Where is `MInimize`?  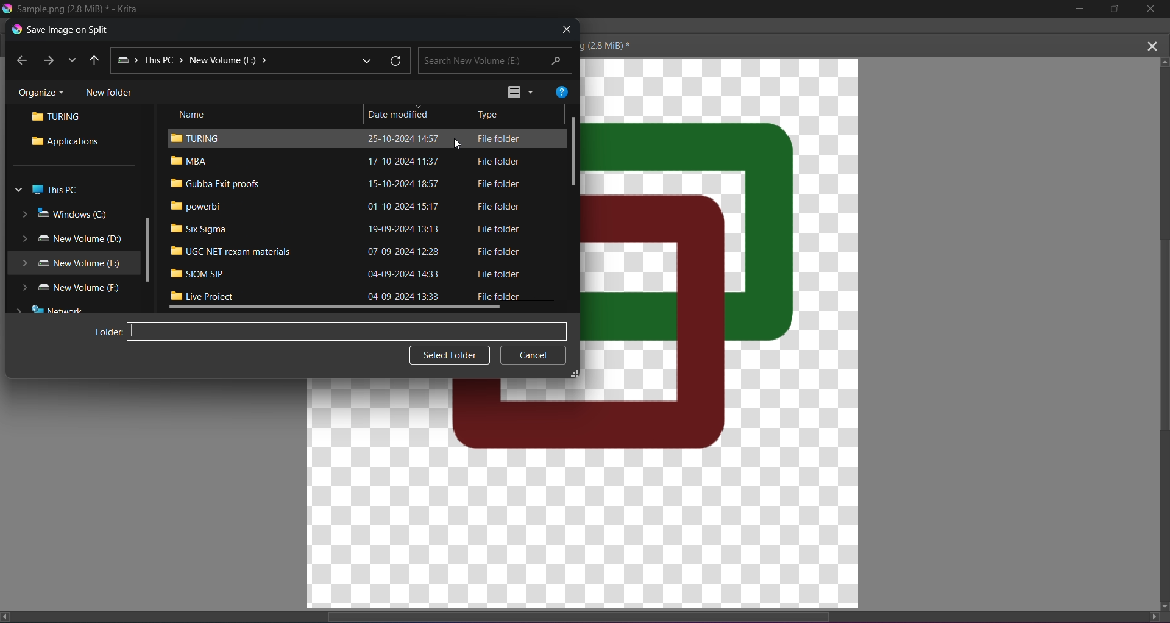 MInimize is located at coordinates (1077, 9).